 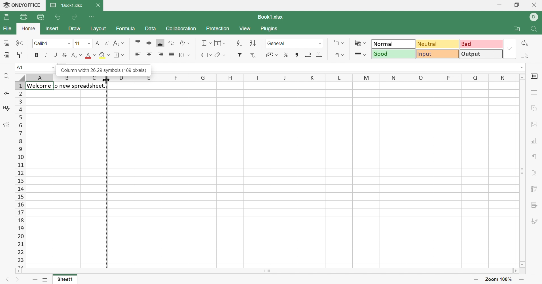 What do you see at coordinates (239, 43) in the screenshot?
I see `Ascending order` at bounding box center [239, 43].